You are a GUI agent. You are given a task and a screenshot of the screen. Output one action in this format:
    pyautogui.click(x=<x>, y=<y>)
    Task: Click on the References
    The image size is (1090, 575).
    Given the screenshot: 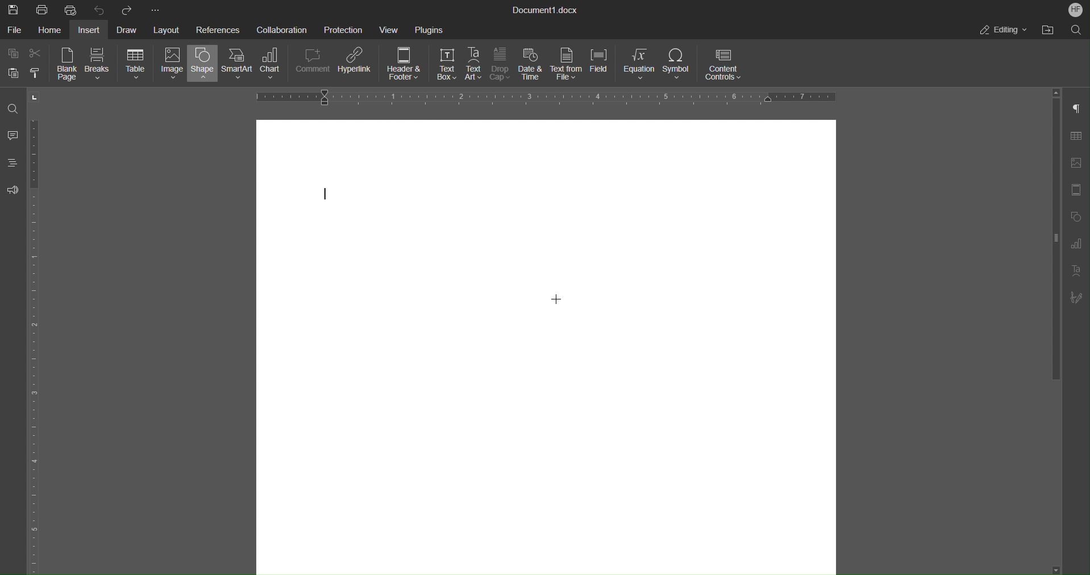 What is the action you would take?
    pyautogui.click(x=218, y=29)
    